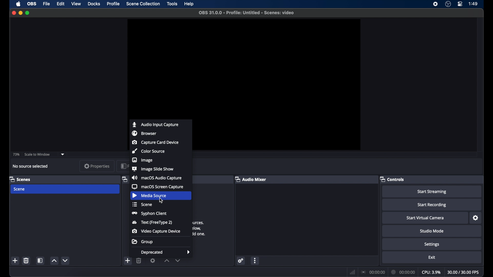  Describe the element at coordinates (353, 272) in the screenshot. I see `network` at that location.